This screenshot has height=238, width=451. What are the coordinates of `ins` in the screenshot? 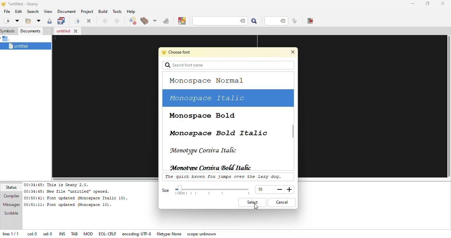 It's located at (62, 233).